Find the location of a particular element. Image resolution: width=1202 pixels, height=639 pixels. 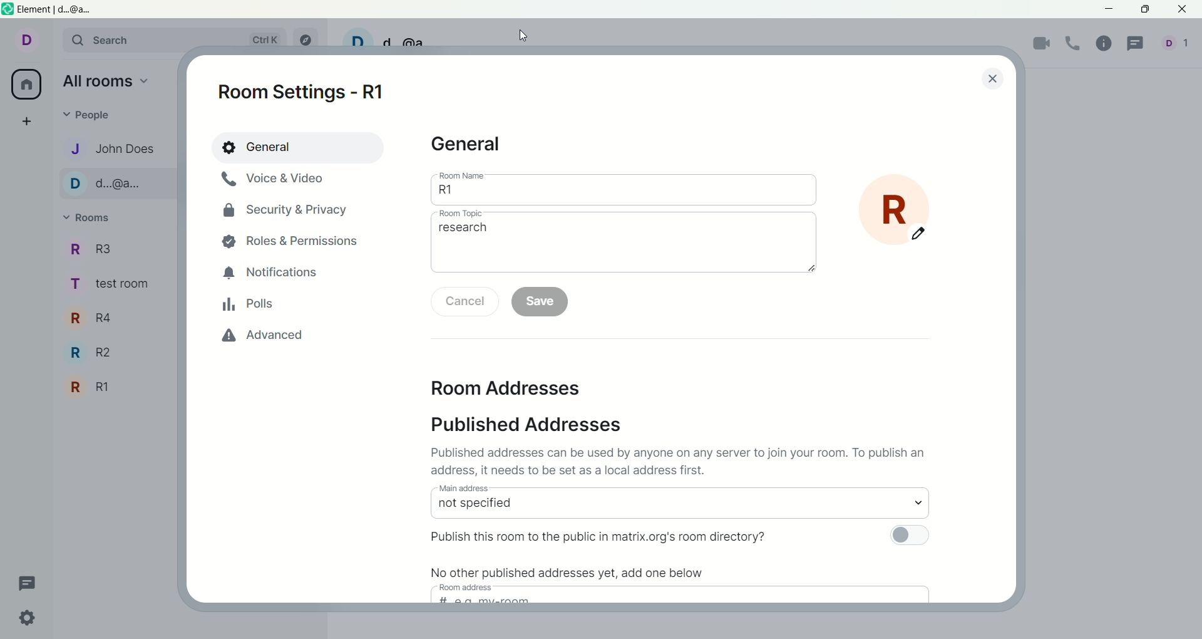

voice call is located at coordinates (1073, 46).